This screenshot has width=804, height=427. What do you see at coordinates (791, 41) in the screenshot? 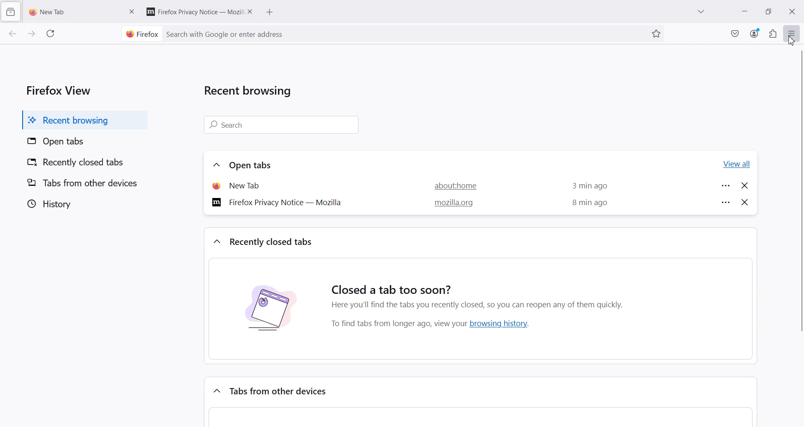
I see `Cursor` at bounding box center [791, 41].